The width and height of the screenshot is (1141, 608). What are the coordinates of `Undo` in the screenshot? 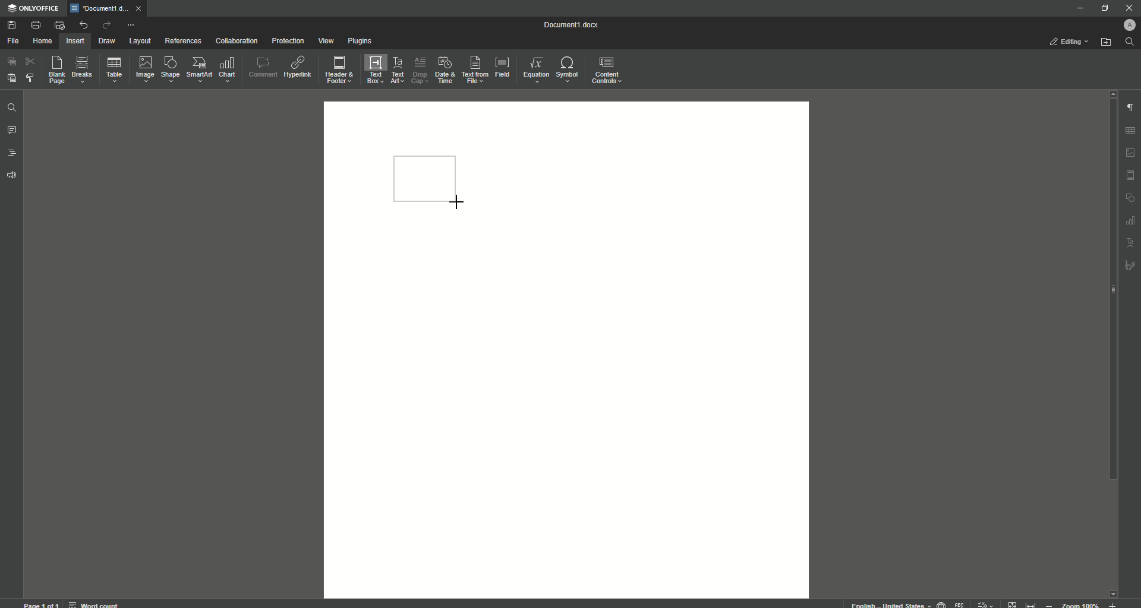 It's located at (83, 25).